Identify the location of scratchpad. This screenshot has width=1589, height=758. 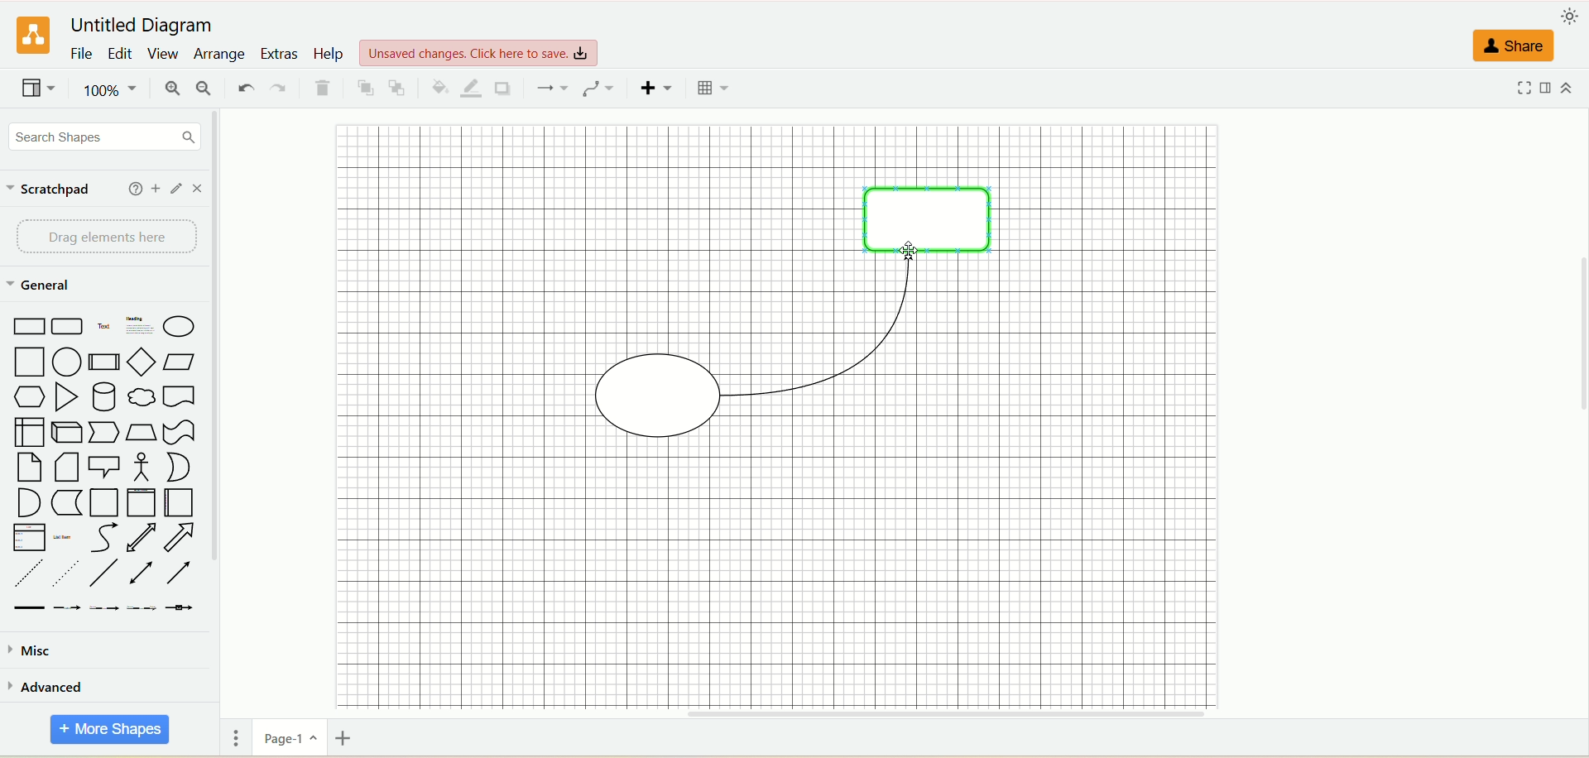
(53, 190).